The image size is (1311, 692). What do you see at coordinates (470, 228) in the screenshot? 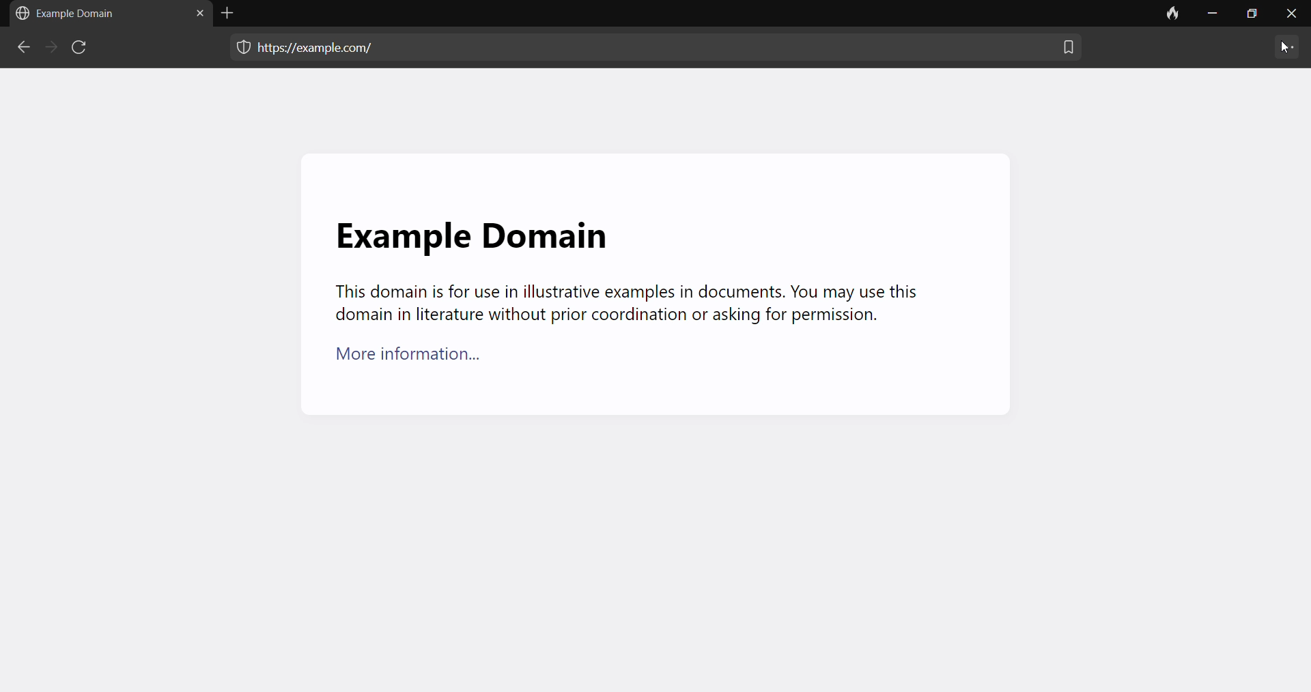
I see `Example Domain` at bounding box center [470, 228].